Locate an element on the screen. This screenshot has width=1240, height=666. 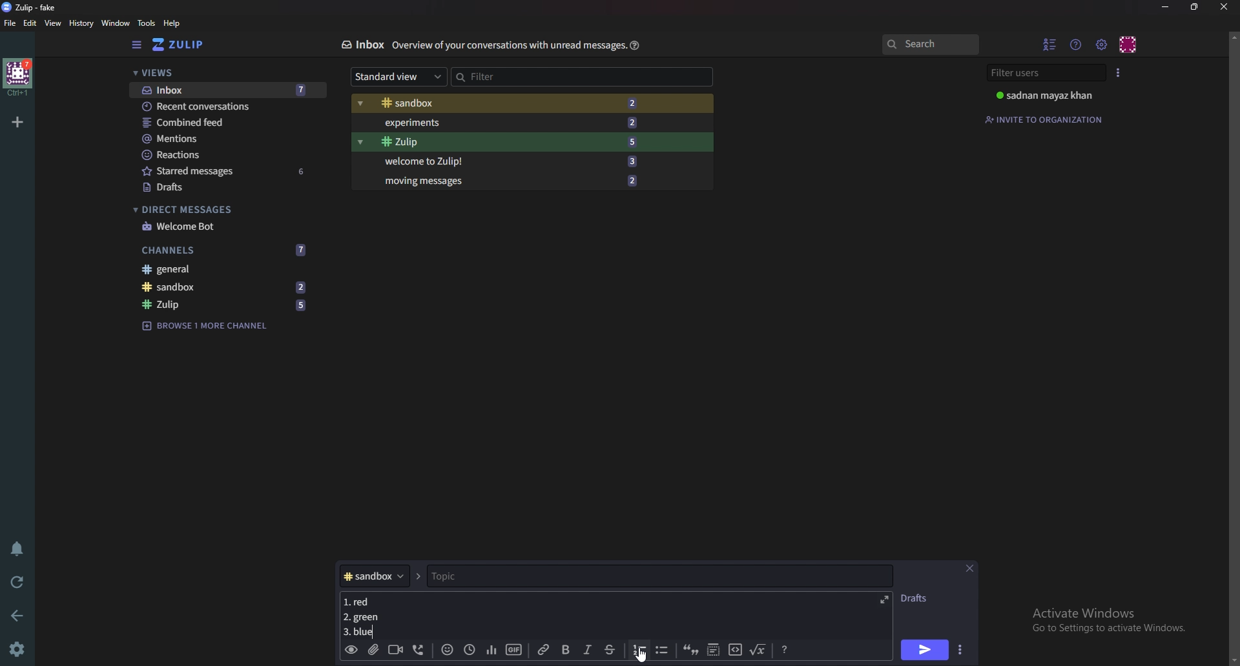
Spoiler is located at coordinates (712, 651).